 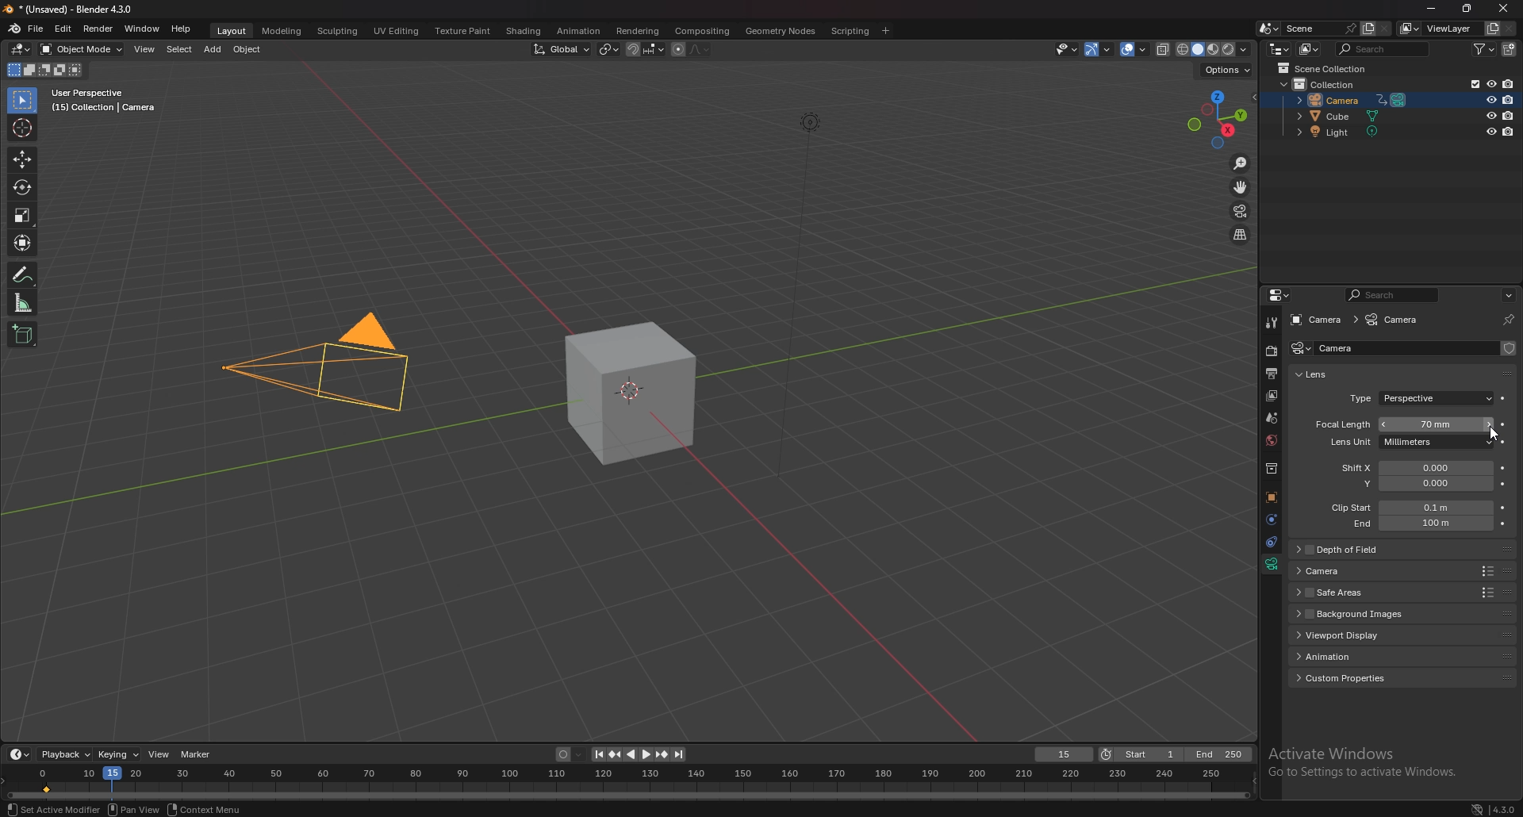 What do you see at coordinates (1272, 323) in the screenshot?
I see `tool` at bounding box center [1272, 323].